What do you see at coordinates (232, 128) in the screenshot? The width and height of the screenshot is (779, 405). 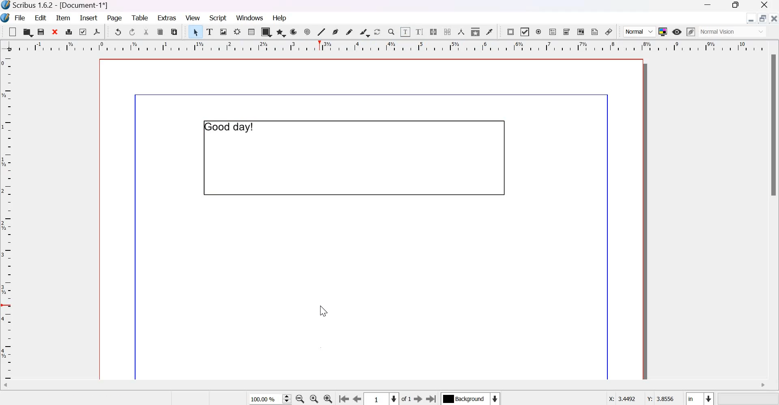 I see `Good day!` at bounding box center [232, 128].